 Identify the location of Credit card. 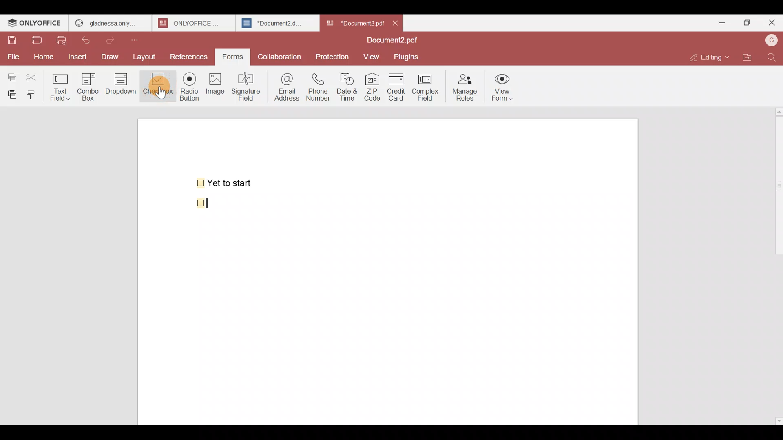
(394, 88).